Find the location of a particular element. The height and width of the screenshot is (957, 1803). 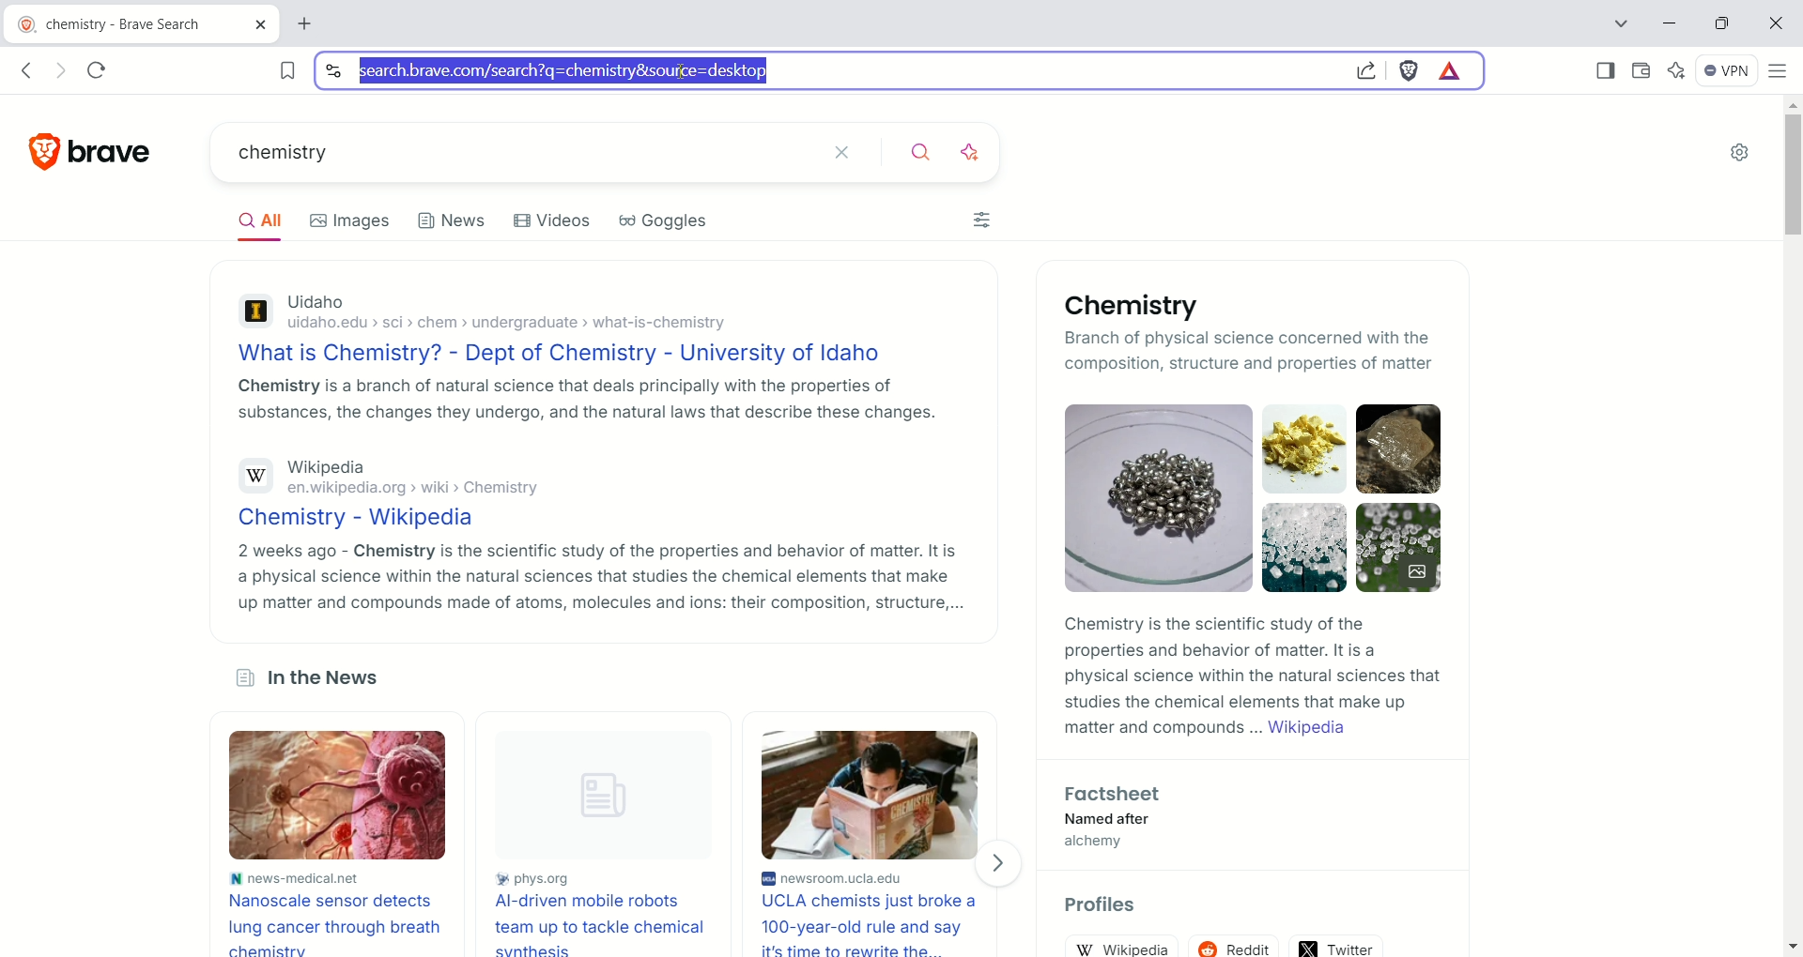

twitter is located at coordinates (1337, 946).